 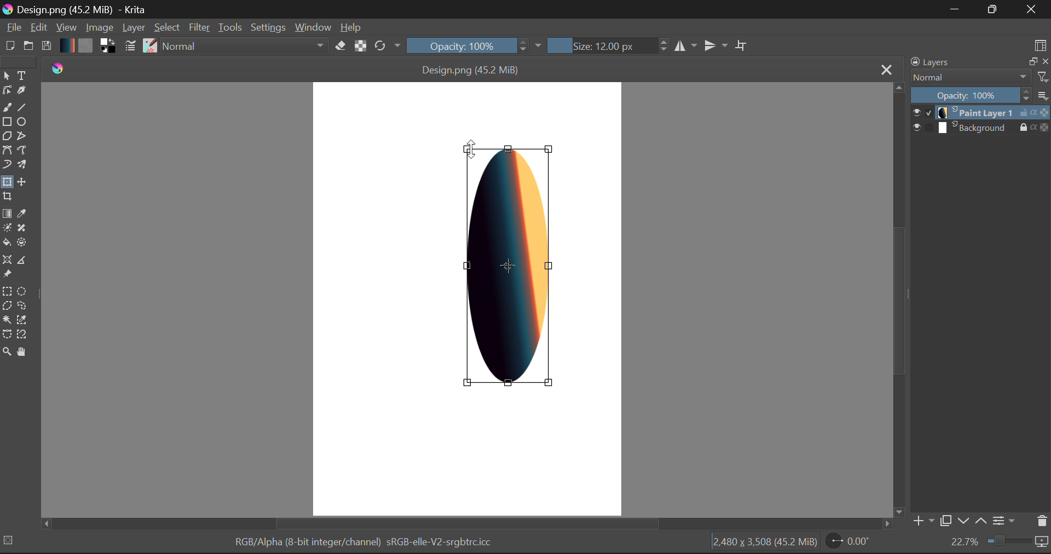 What do you see at coordinates (1033, 9) in the screenshot?
I see `Close` at bounding box center [1033, 9].